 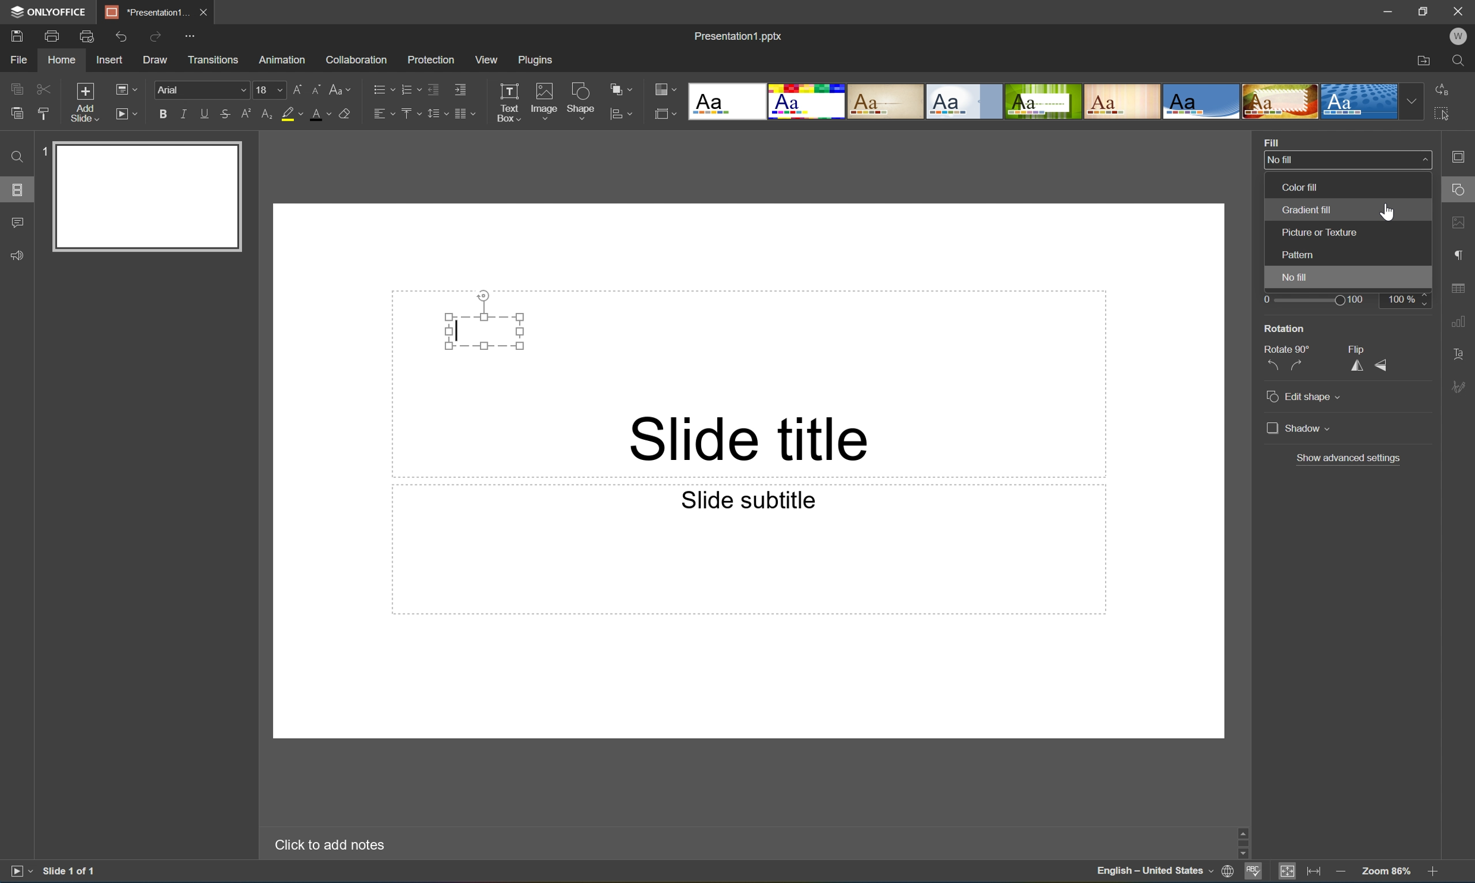 I want to click on Protection, so click(x=429, y=59).